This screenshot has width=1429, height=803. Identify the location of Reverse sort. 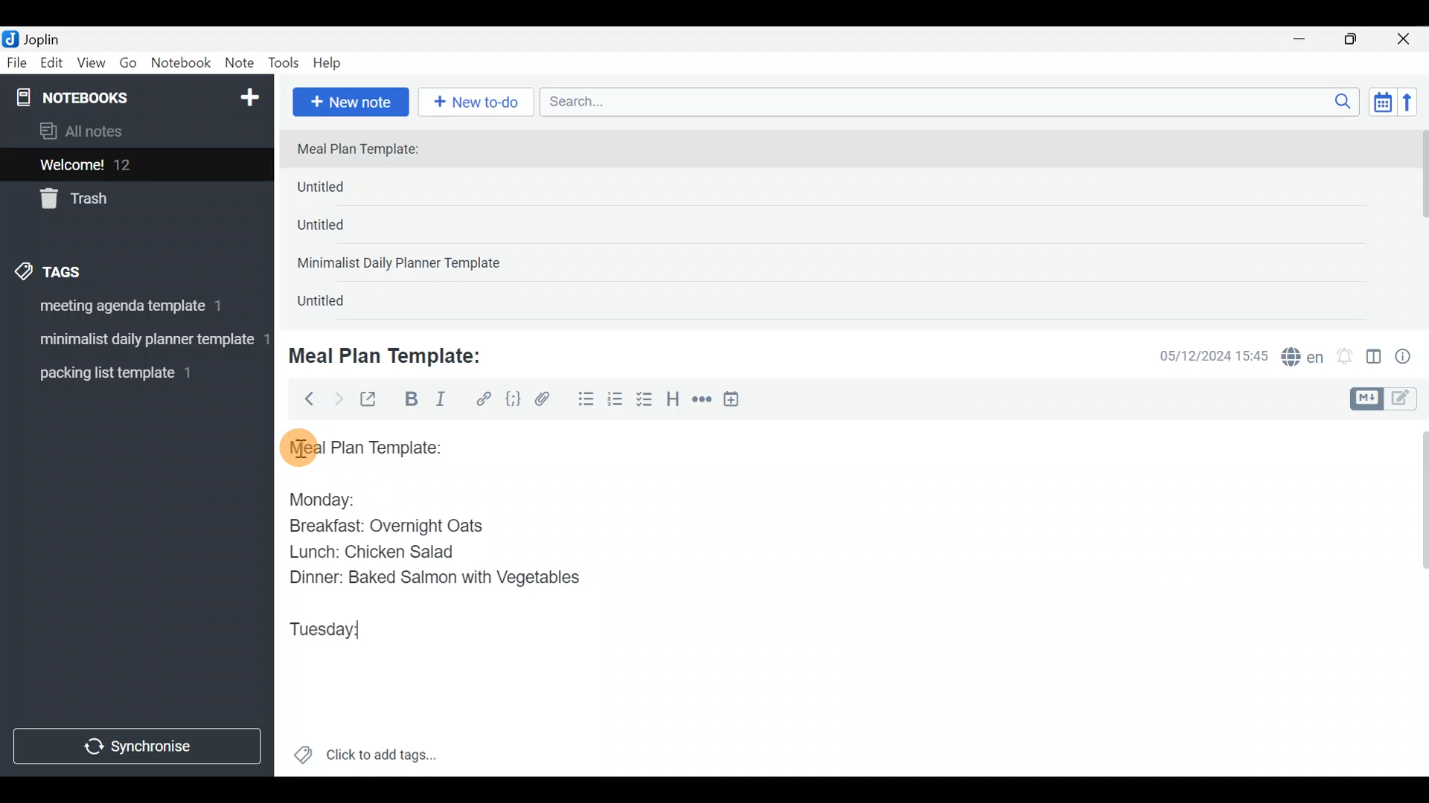
(1415, 106).